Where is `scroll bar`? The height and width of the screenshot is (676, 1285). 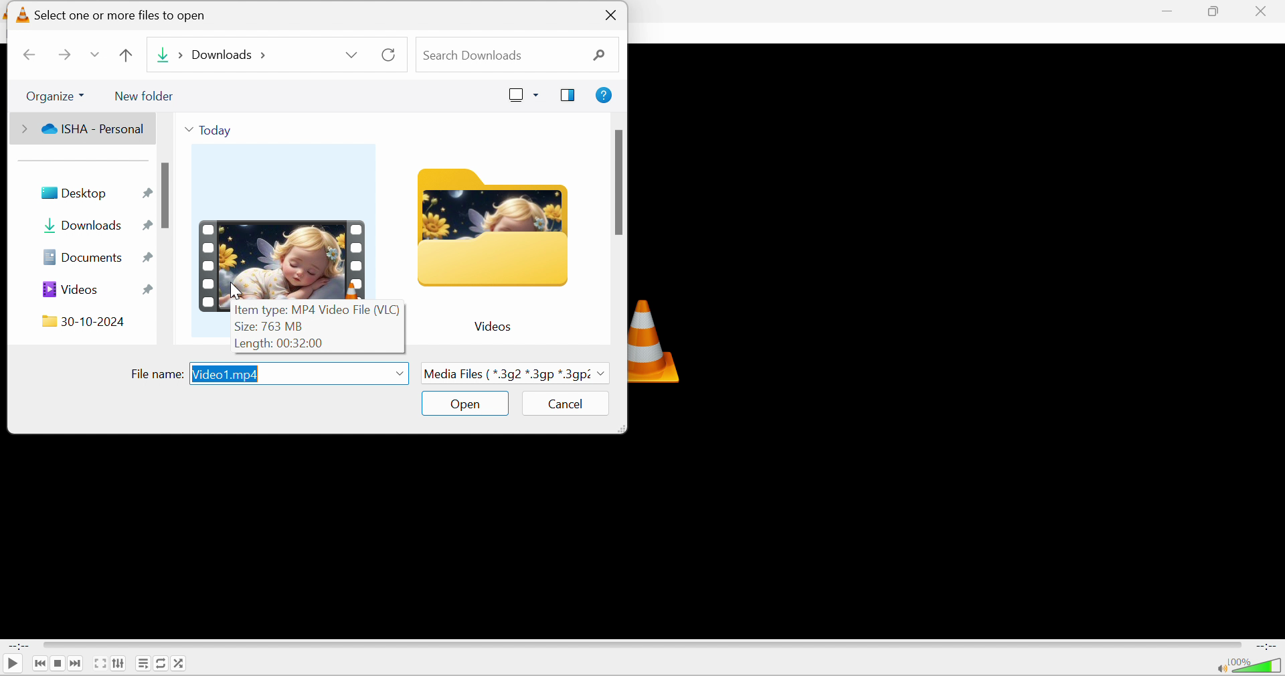
scroll bar is located at coordinates (168, 195).